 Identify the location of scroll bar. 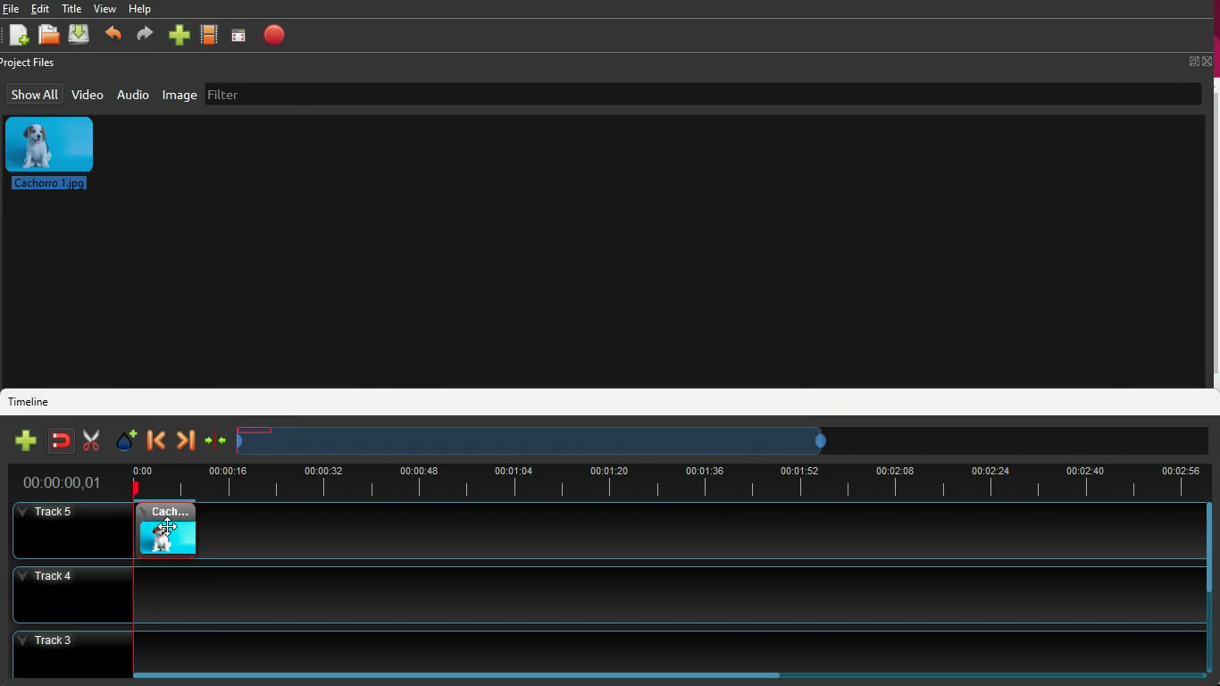
(457, 673).